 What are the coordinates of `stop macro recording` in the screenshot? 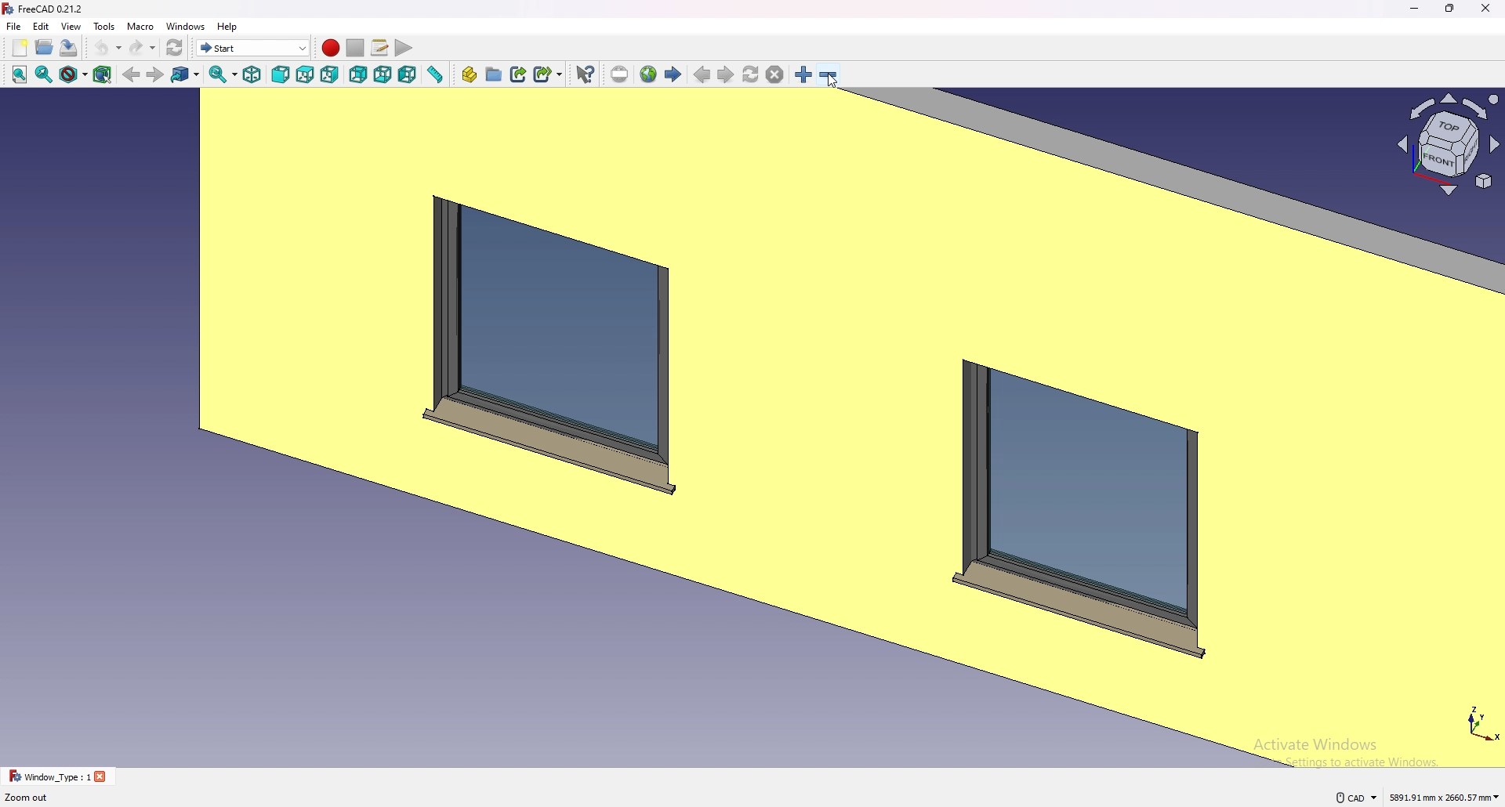 It's located at (356, 49).